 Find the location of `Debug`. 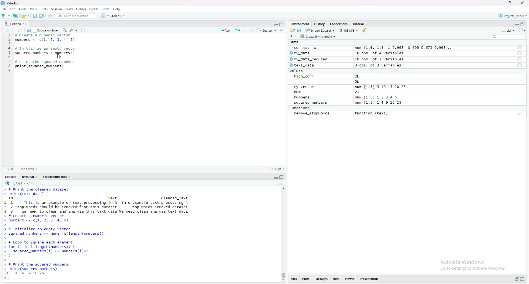

Debug is located at coordinates (81, 9).